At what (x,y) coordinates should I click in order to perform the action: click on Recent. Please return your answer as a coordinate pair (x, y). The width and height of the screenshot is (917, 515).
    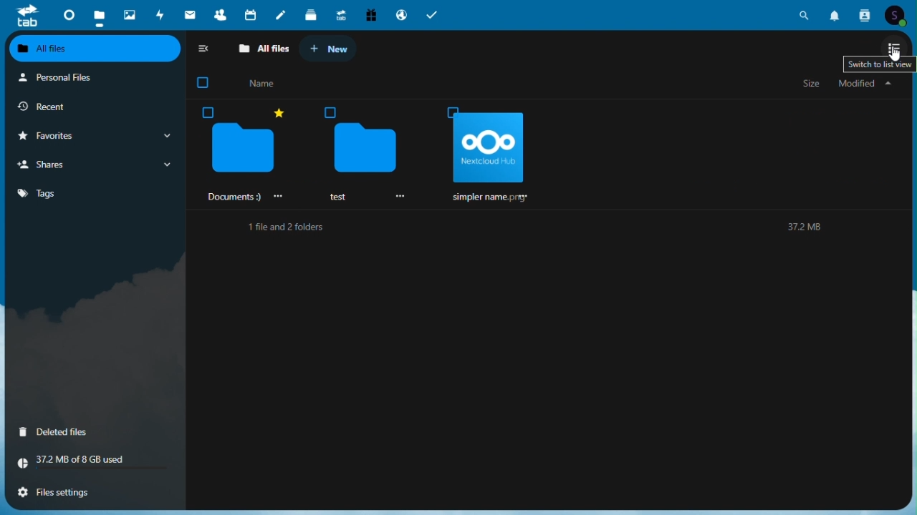
    Looking at the image, I should click on (96, 107).